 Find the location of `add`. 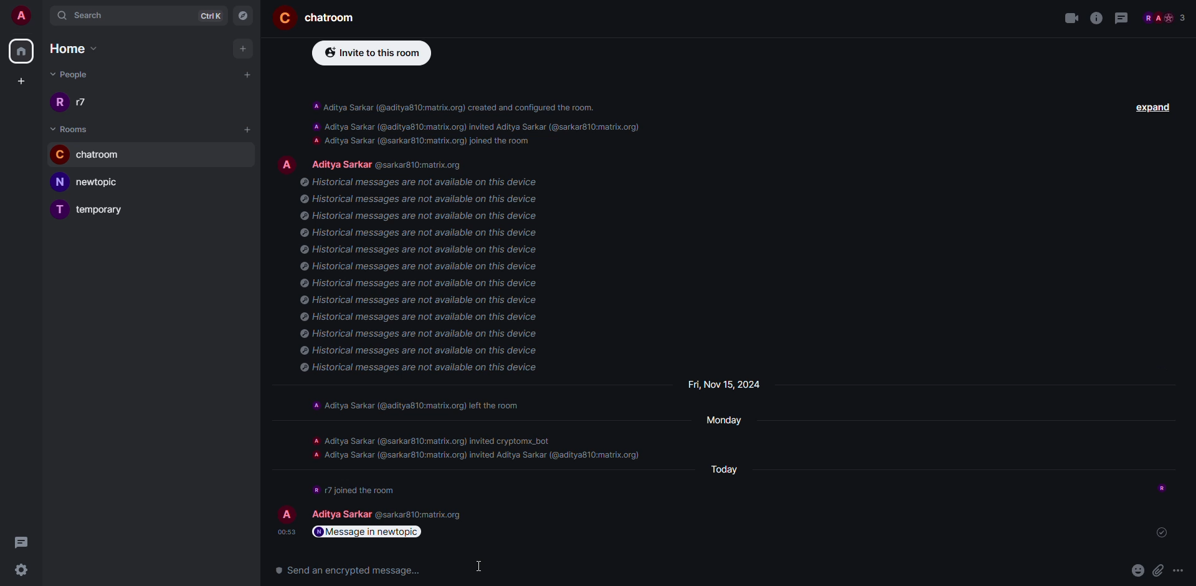

add is located at coordinates (244, 49).